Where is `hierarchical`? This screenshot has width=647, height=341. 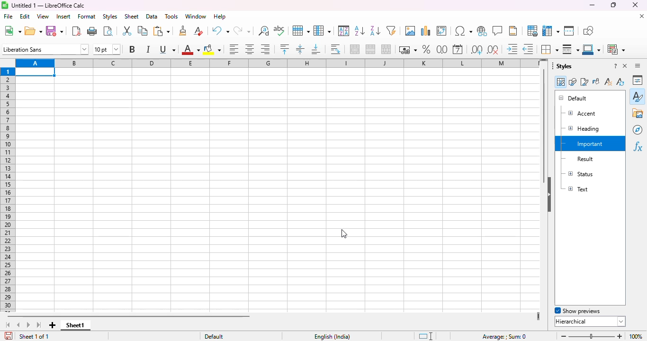 hierarchical is located at coordinates (590, 321).